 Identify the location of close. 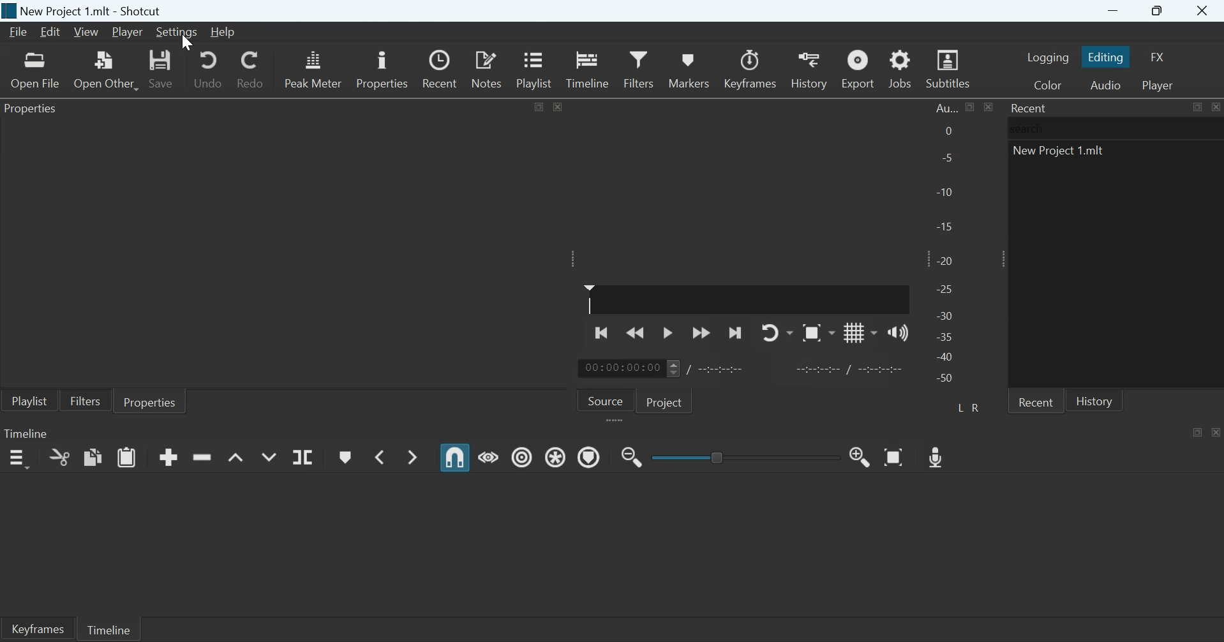
(988, 107).